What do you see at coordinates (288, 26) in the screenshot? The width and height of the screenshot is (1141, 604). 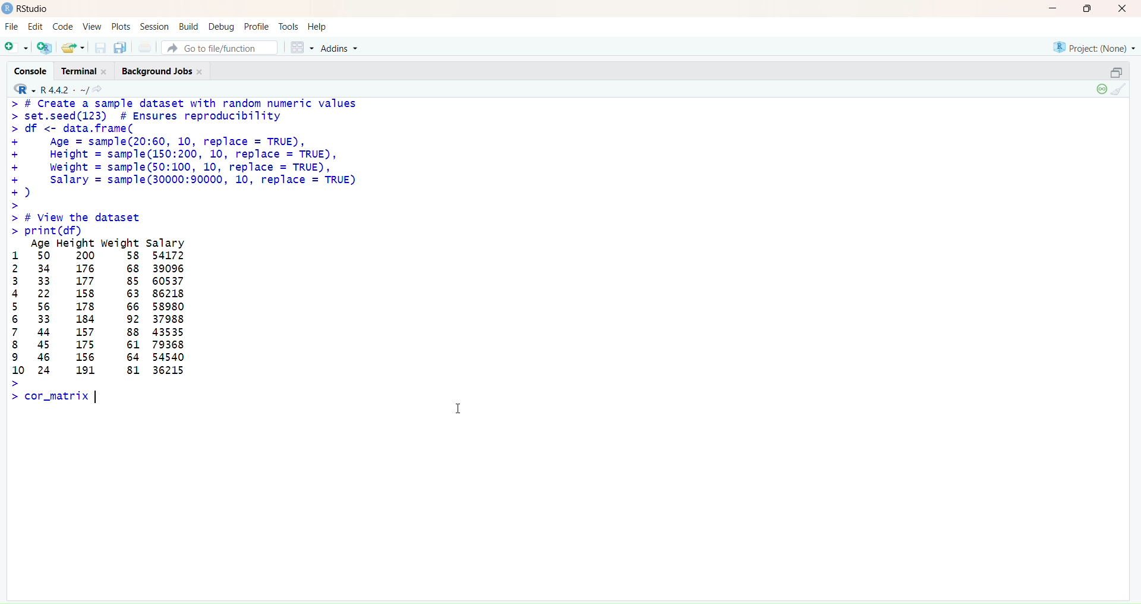 I see `Tools` at bounding box center [288, 26].